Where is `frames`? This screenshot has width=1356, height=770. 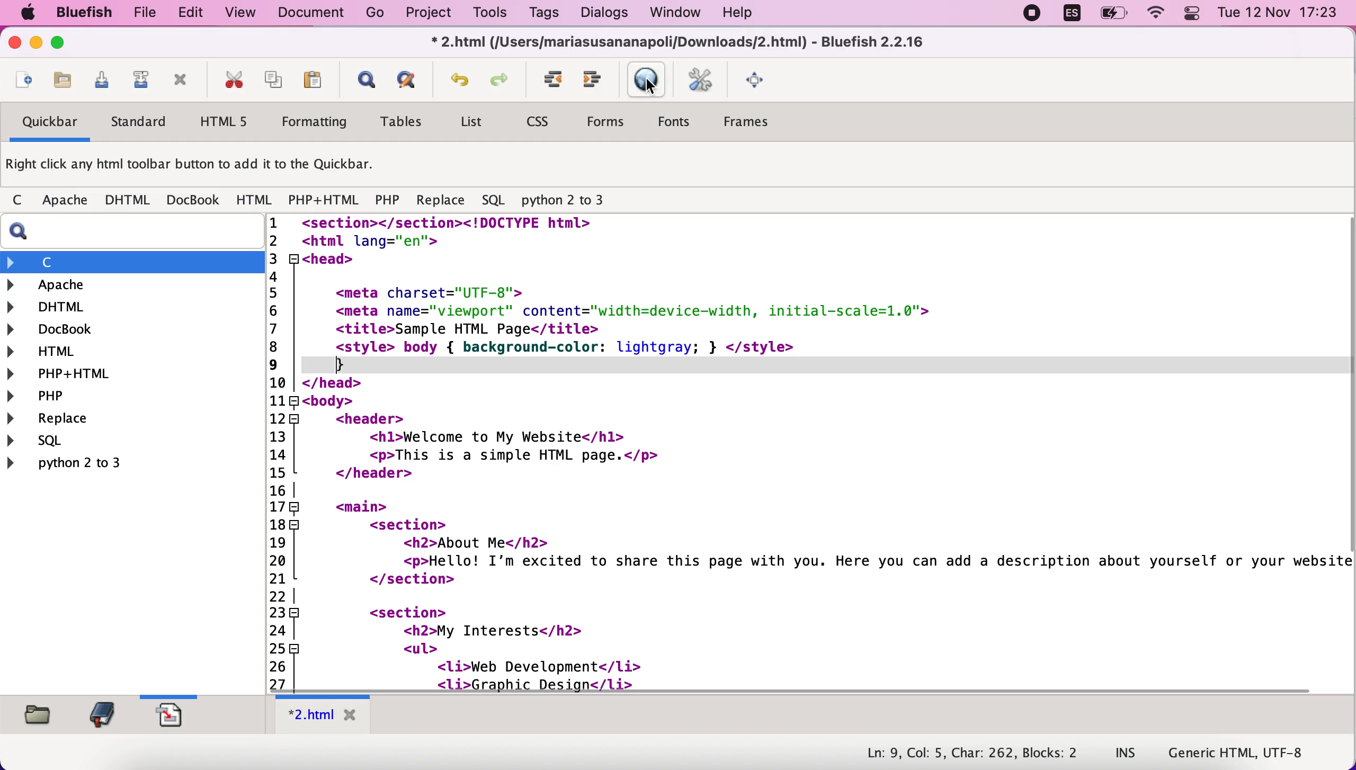 frames is located at coordinates (762, 122).